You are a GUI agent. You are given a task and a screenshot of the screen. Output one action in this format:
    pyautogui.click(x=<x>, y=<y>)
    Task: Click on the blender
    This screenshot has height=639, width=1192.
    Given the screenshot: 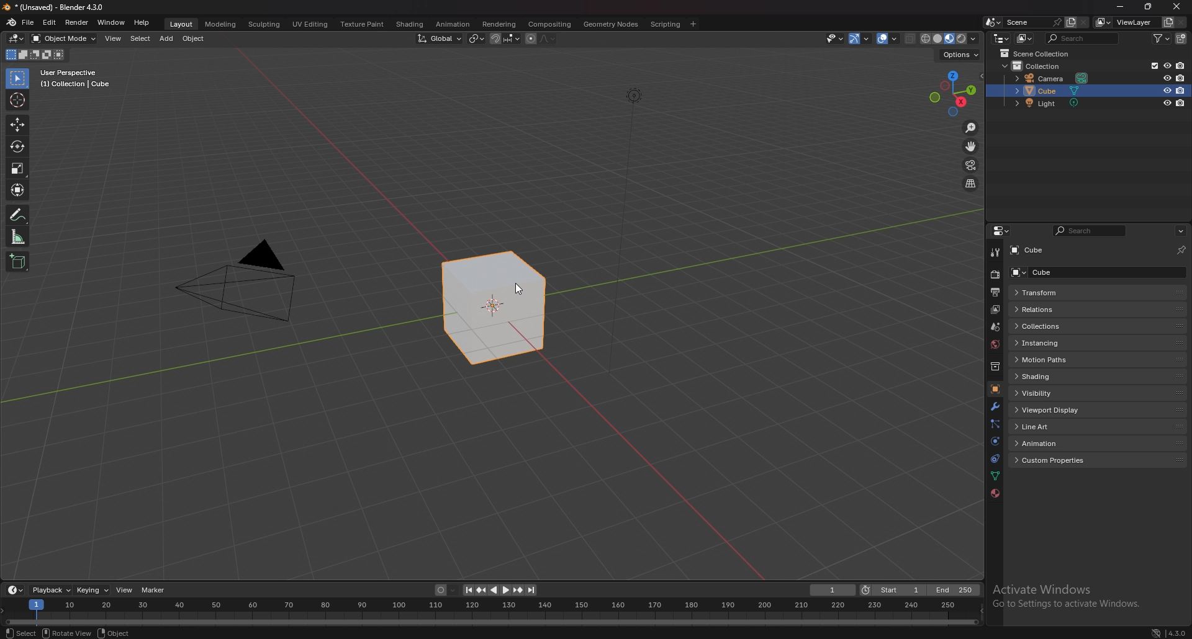 What is the action you would take?
    pyautogui.click(x=10, y=23)
    